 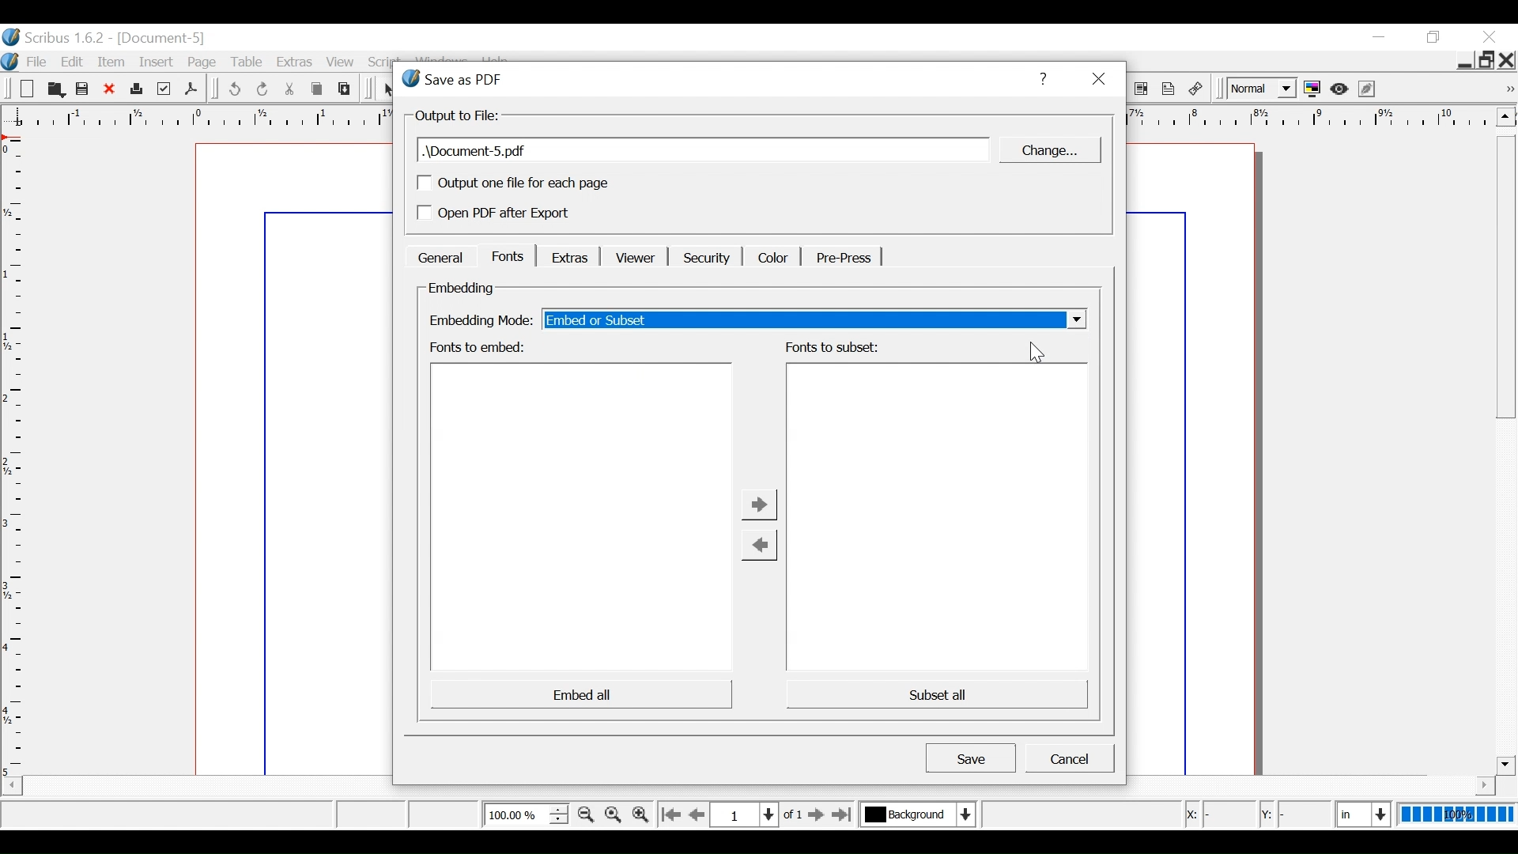 What do you see at coordinates (1457, 814) in the screenshot?
I see `100%` at bounding box center [1457, 814].